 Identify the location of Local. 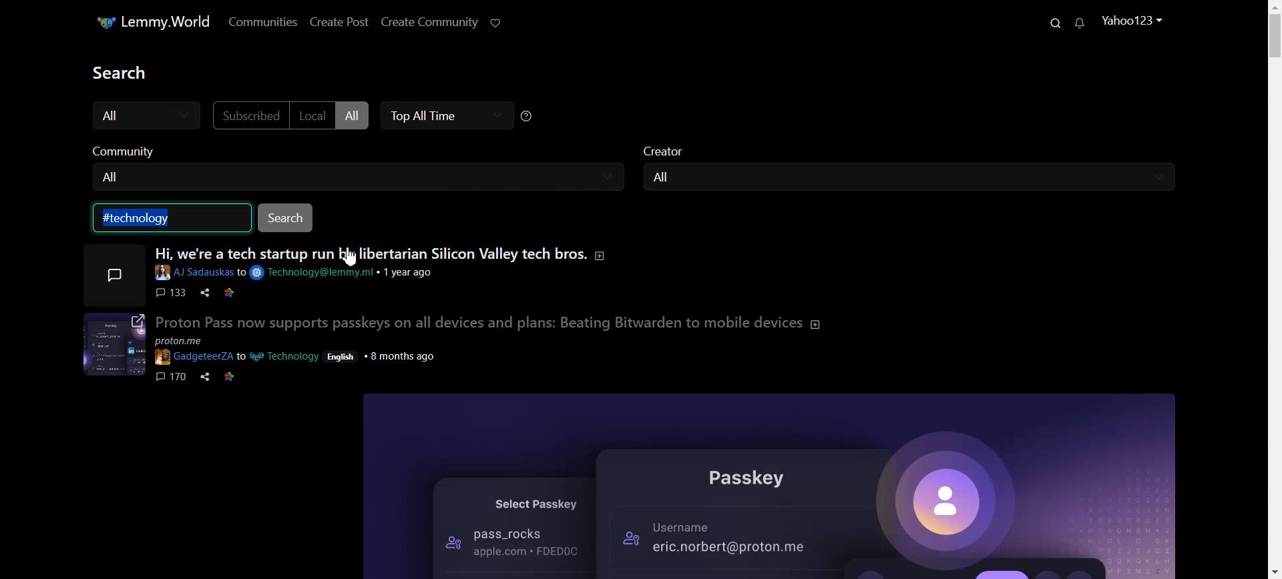
(311, 115).